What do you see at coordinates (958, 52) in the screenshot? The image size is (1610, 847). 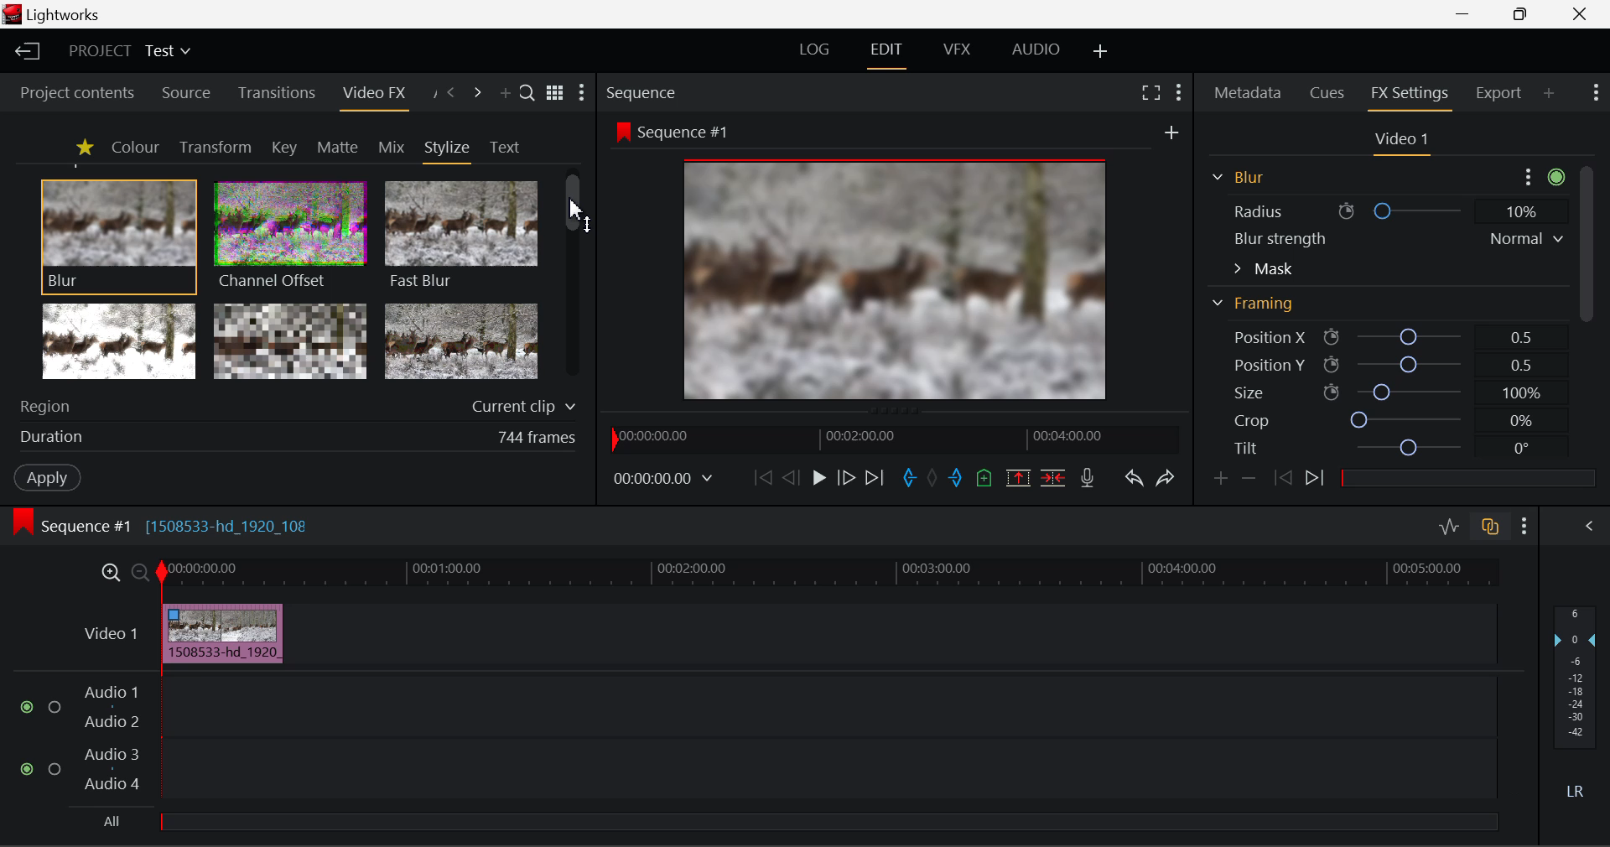 I see `VFX Layout` at bounding box center [958, 52].